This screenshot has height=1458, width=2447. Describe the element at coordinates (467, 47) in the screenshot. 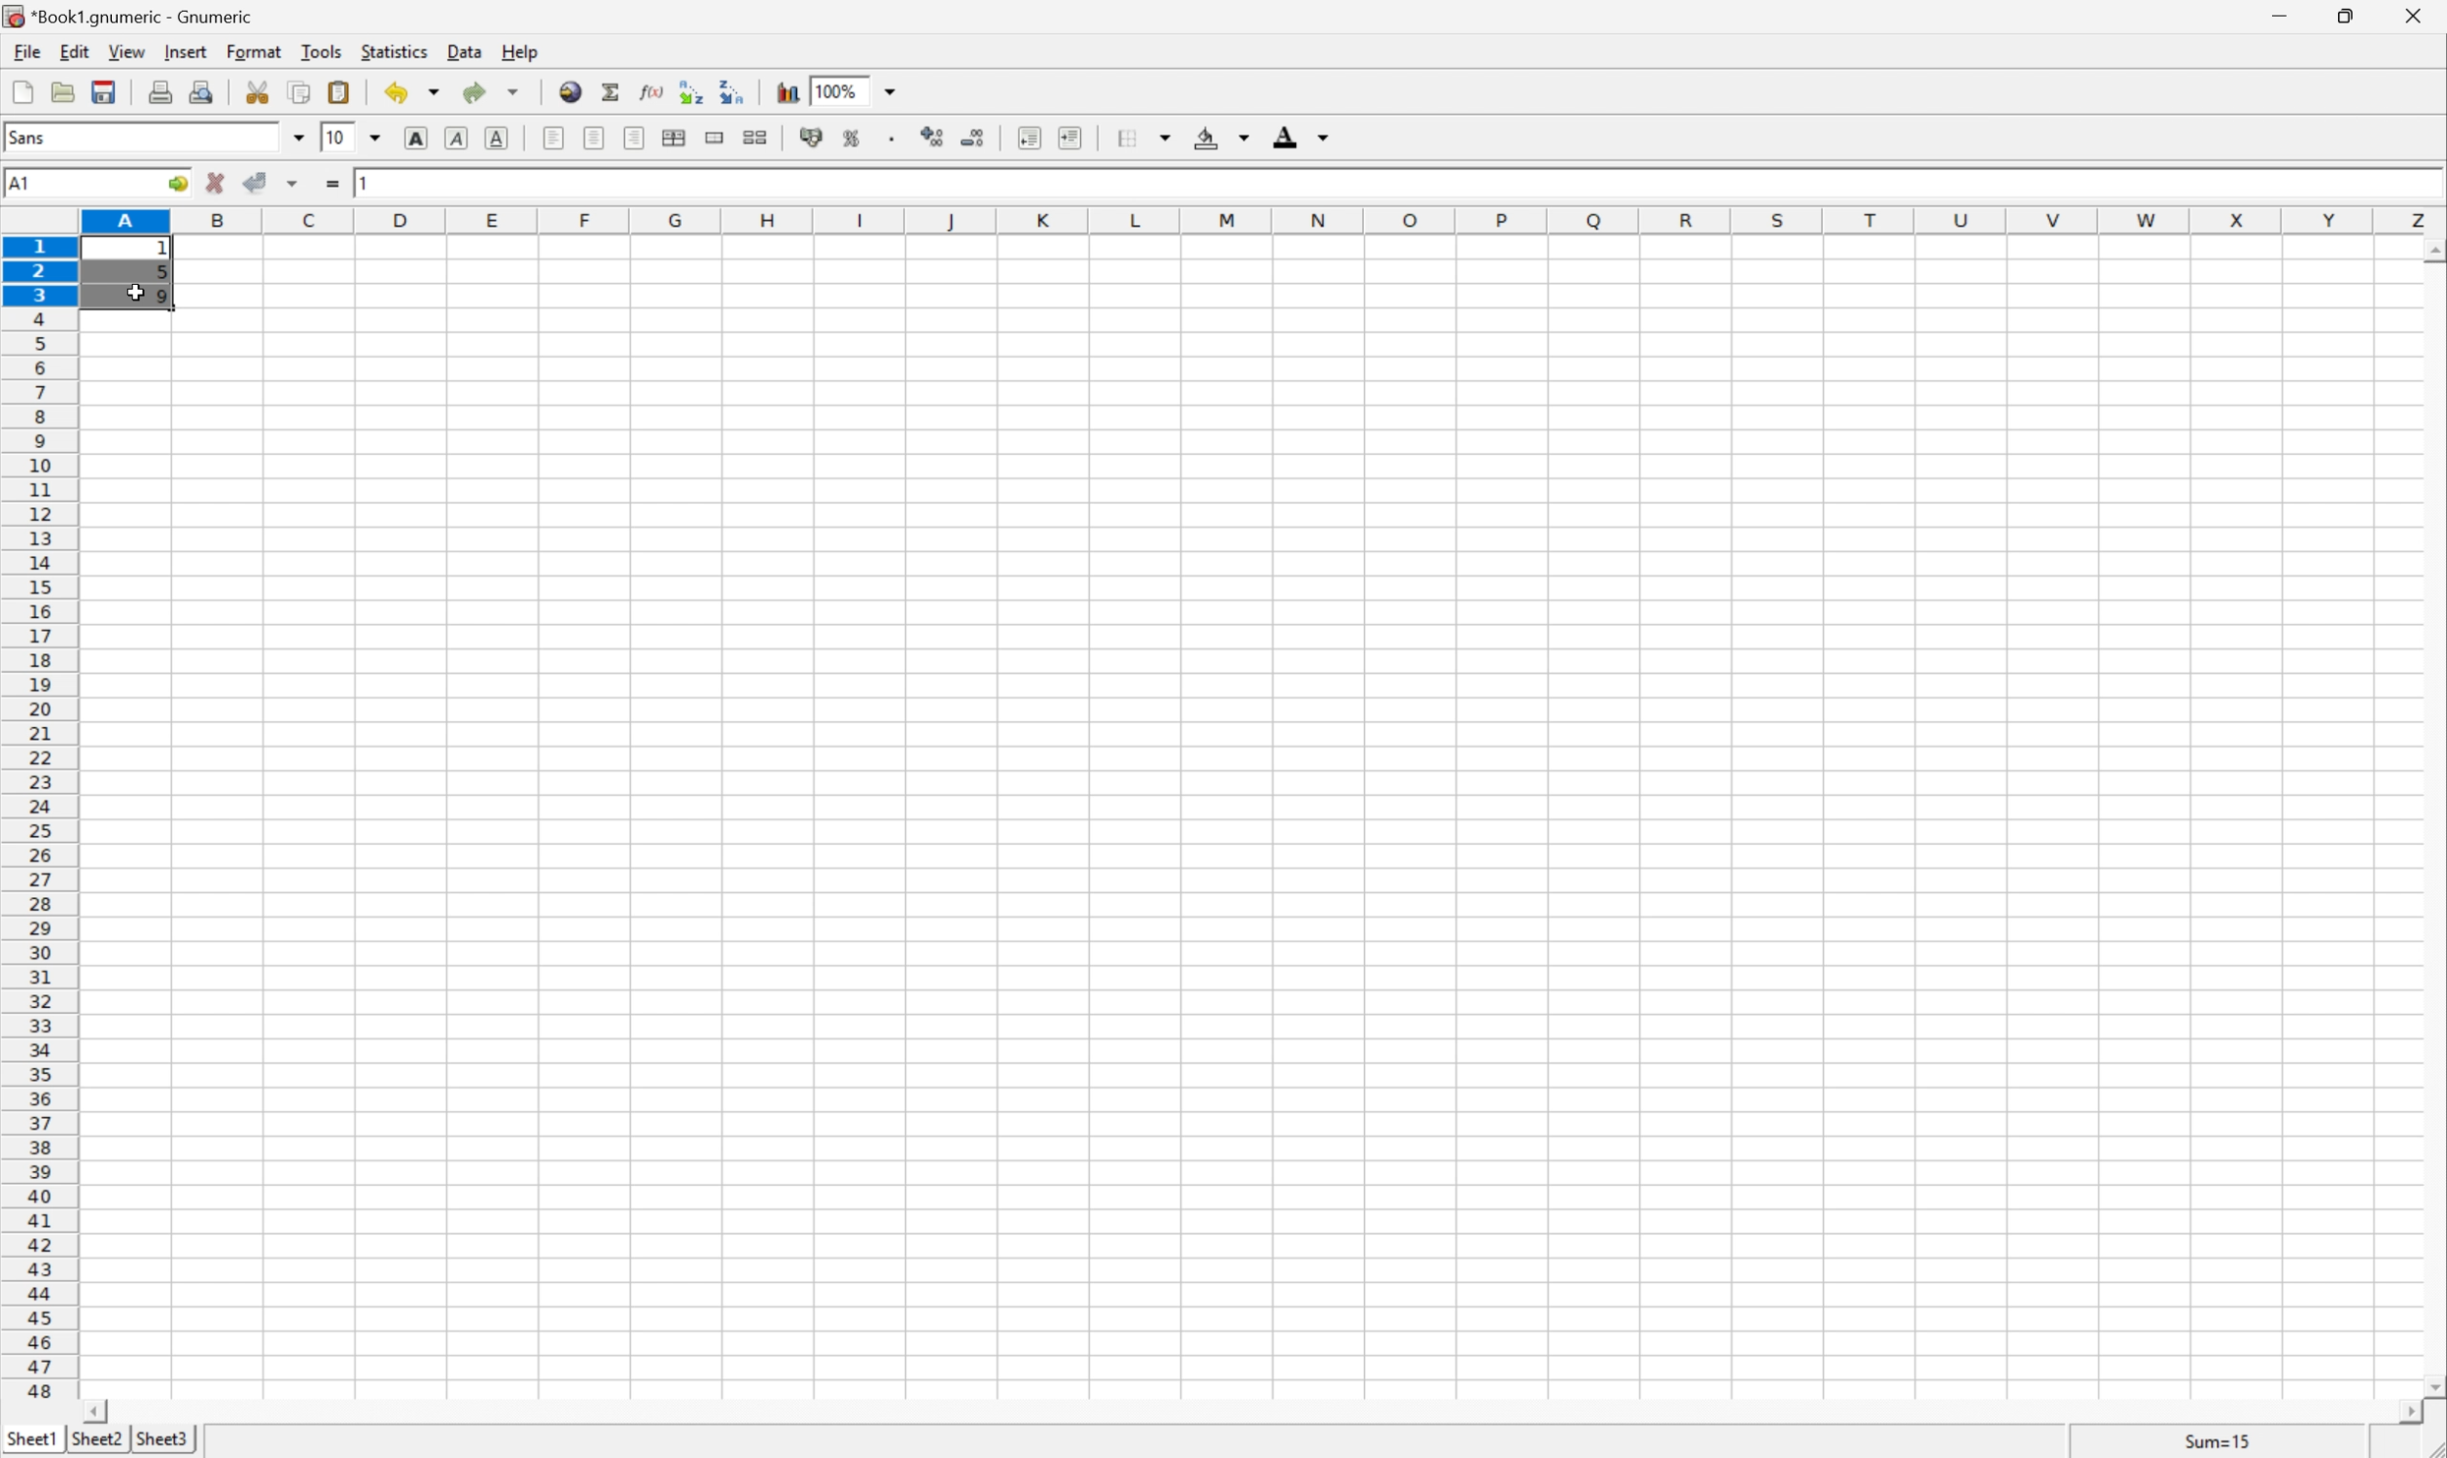

I see `data` at that location.